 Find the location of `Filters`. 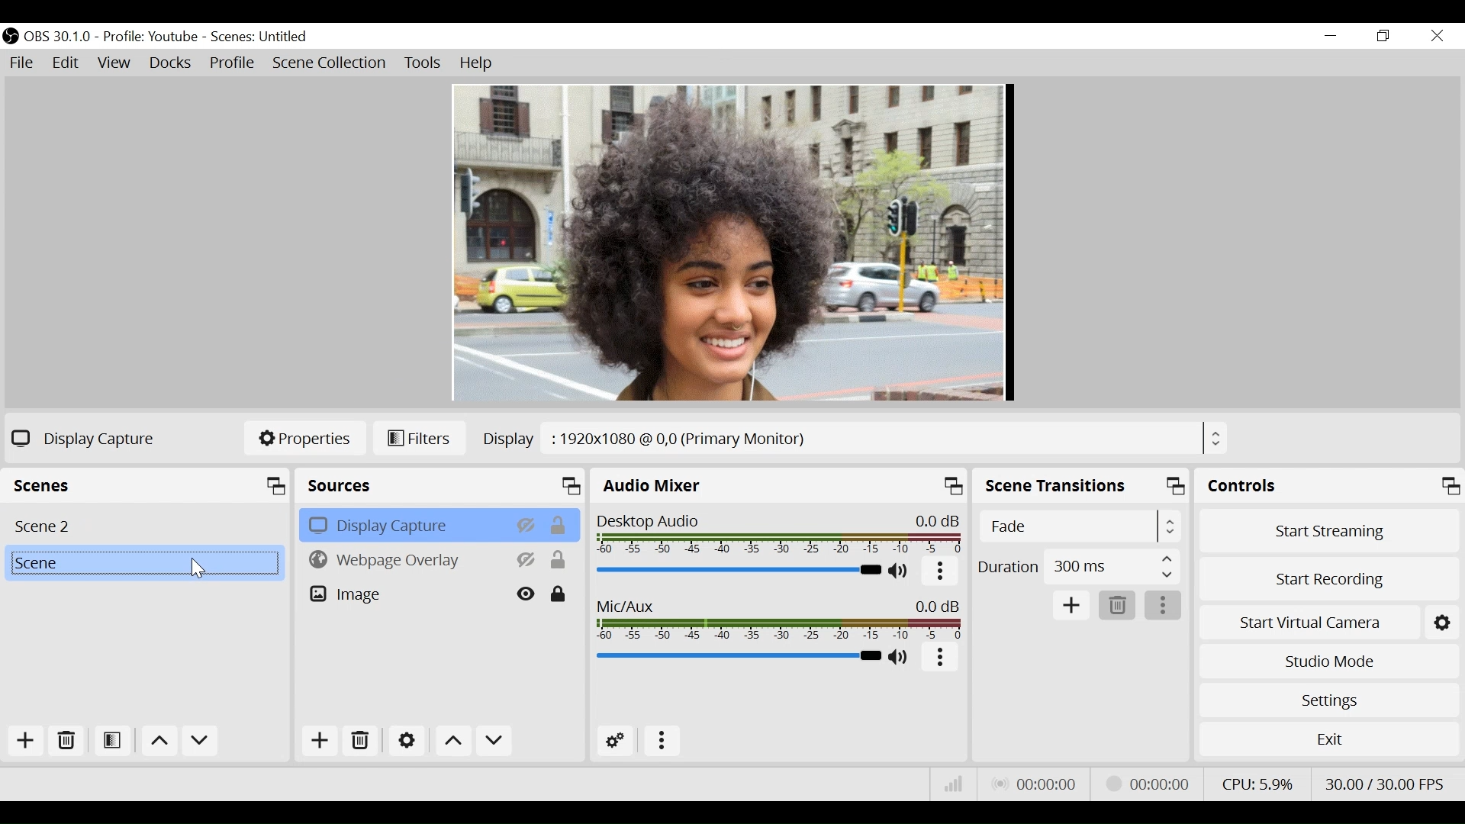

Filters is located at coordinates (422, 439).